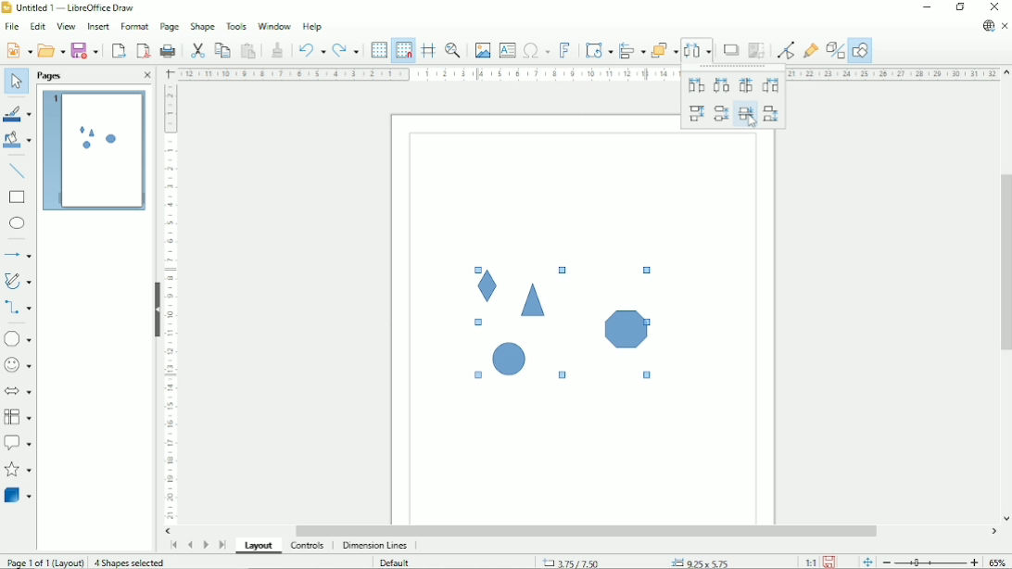  Describe the element at coordinates (248, 50) in the screenshot. I see `Paste` at that location.